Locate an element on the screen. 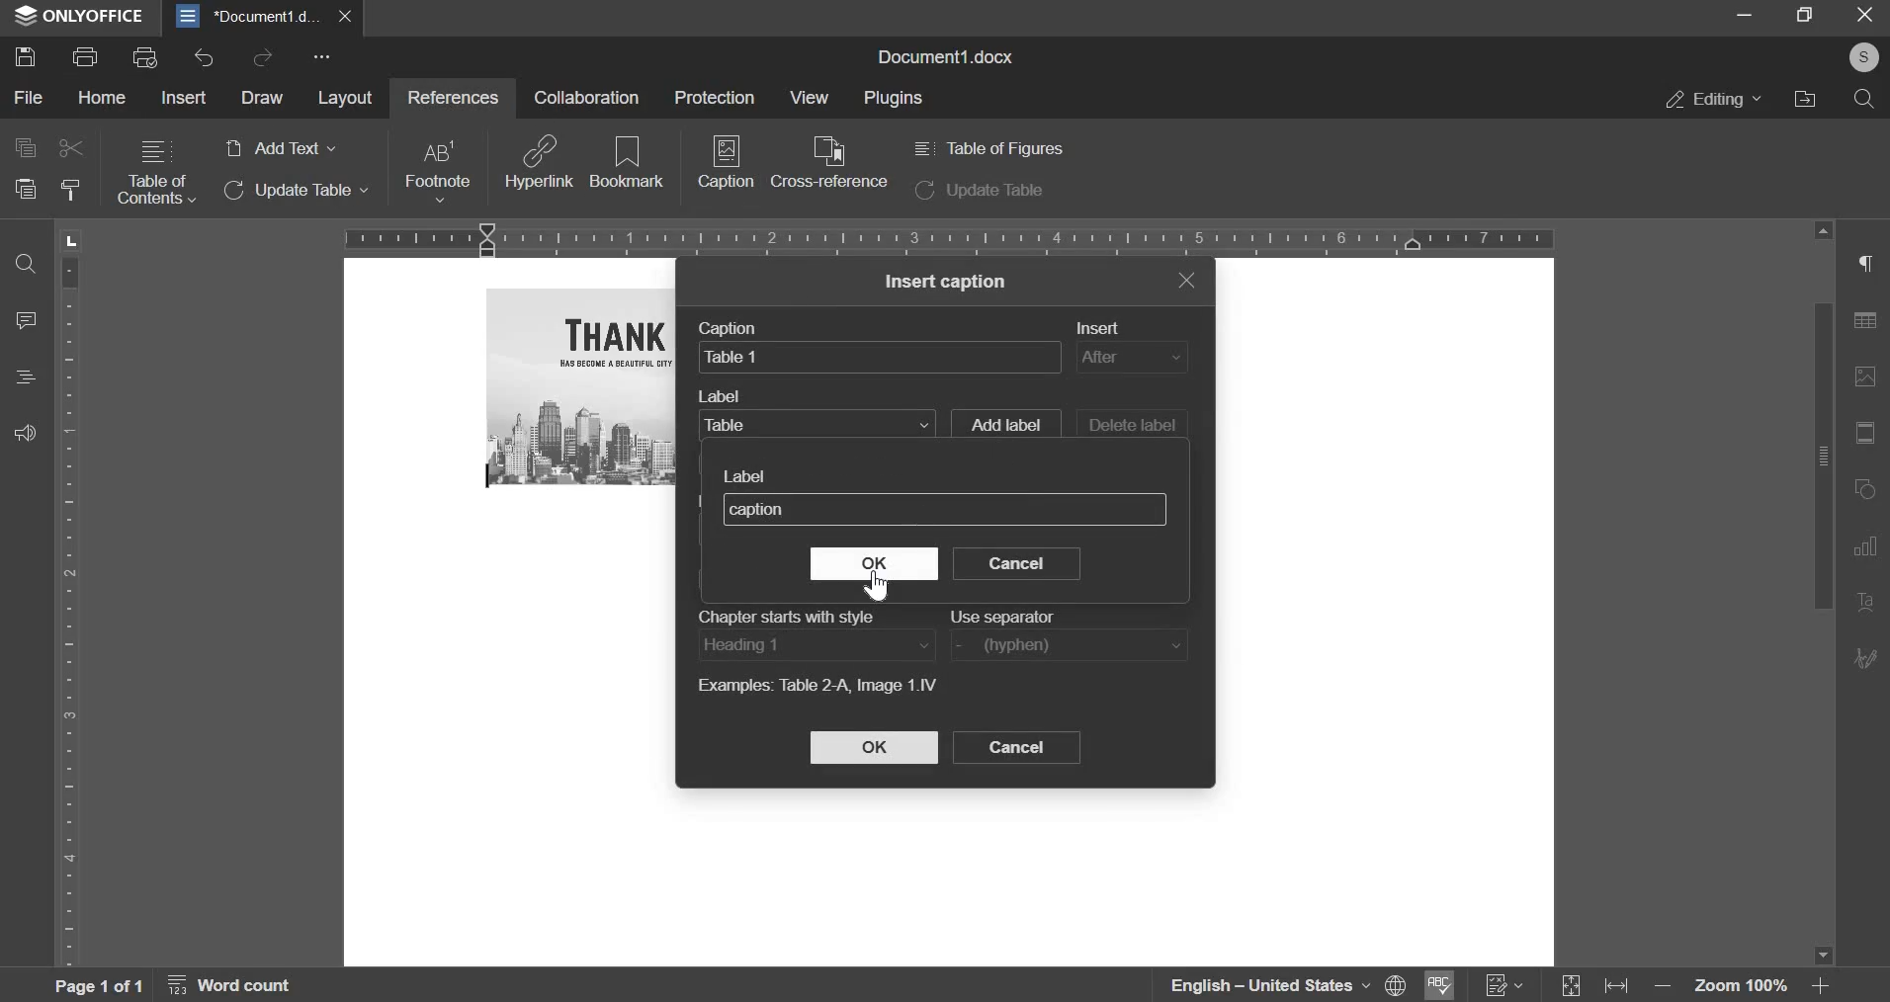 The image size is (1890, 1002). file location is located at coordinates (1804, 98).